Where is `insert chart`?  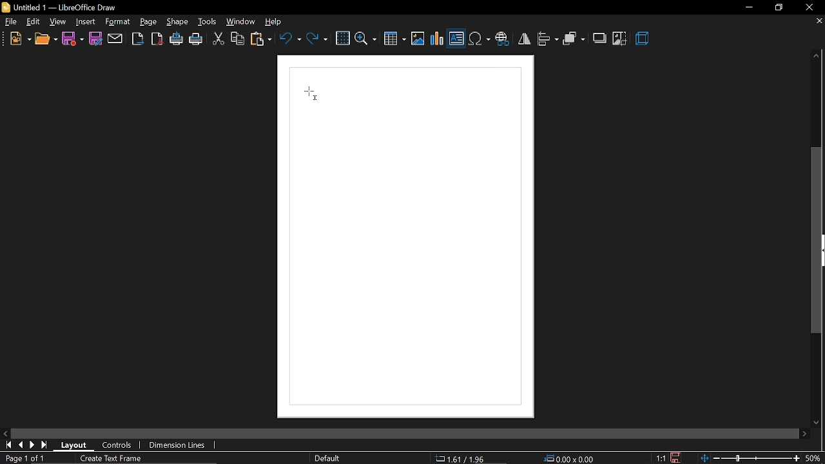 insert chart is located at coordinates (438, 39).